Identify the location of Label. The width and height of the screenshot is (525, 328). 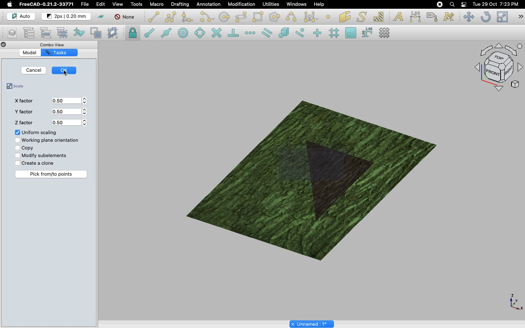
(432, 16).